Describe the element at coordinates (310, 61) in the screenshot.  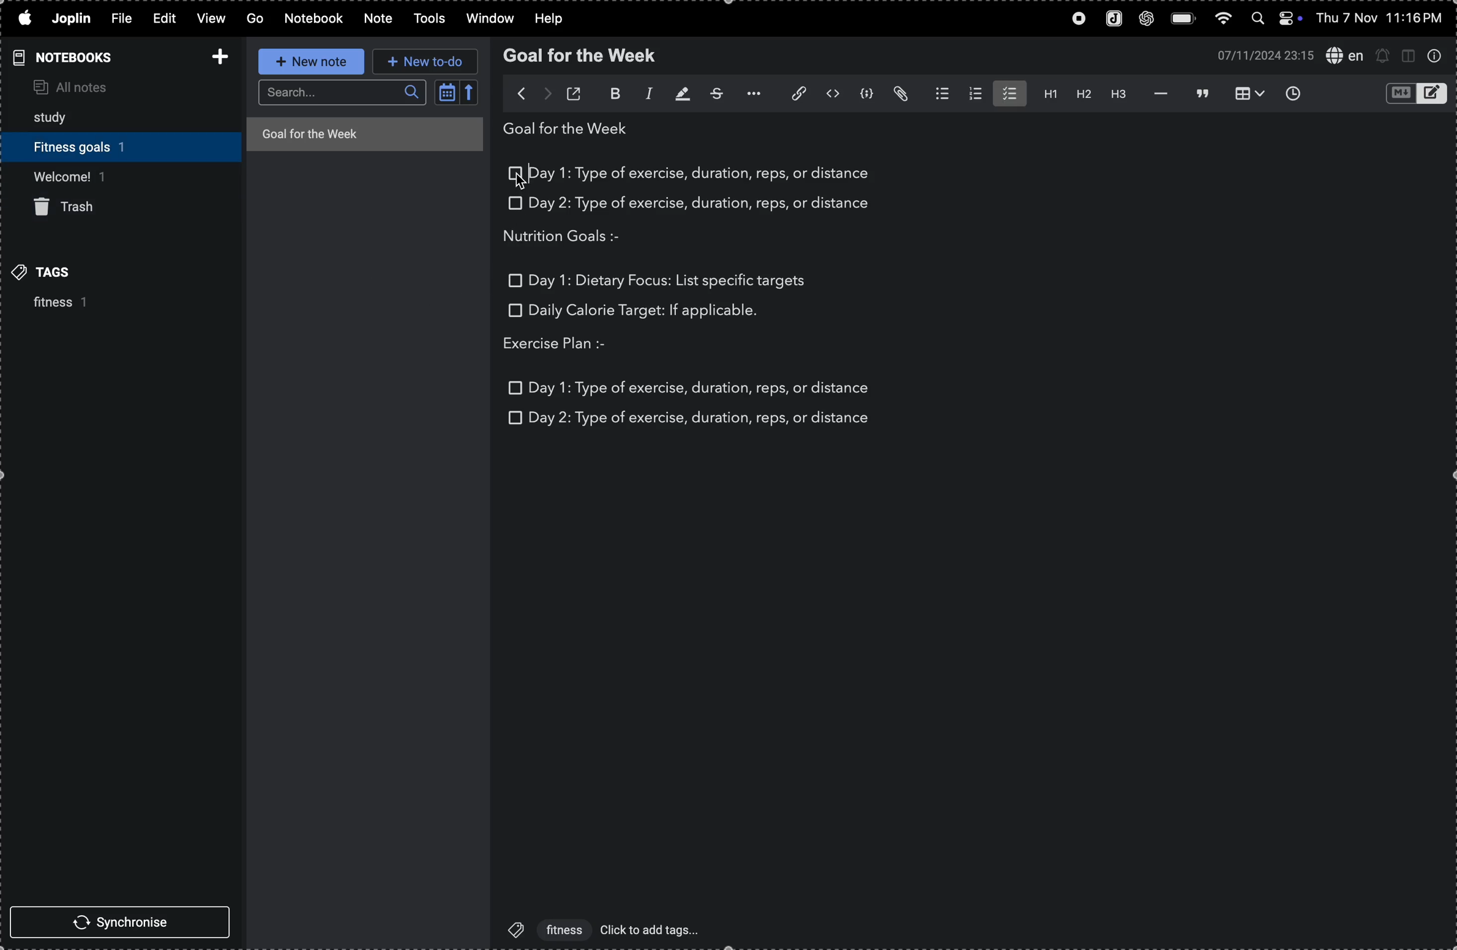
I see `new note` at that location.